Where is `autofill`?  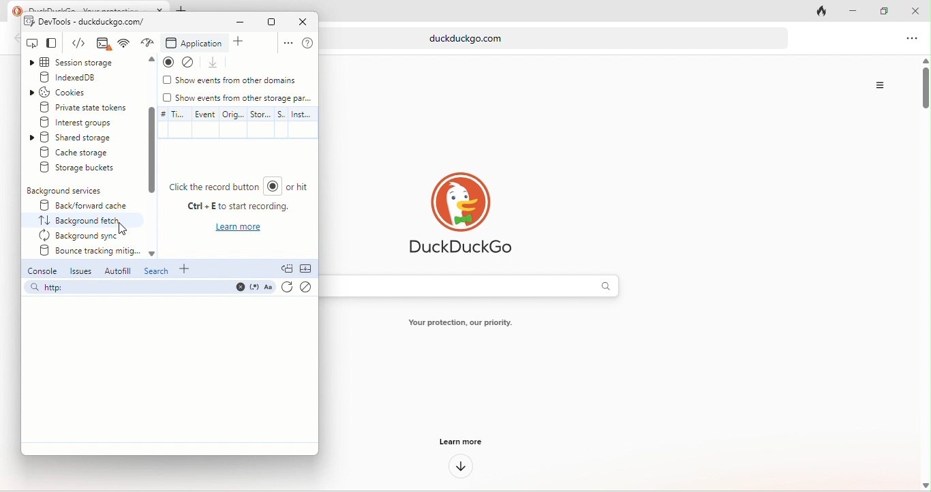
autofill is located at coordinates (116, 271).